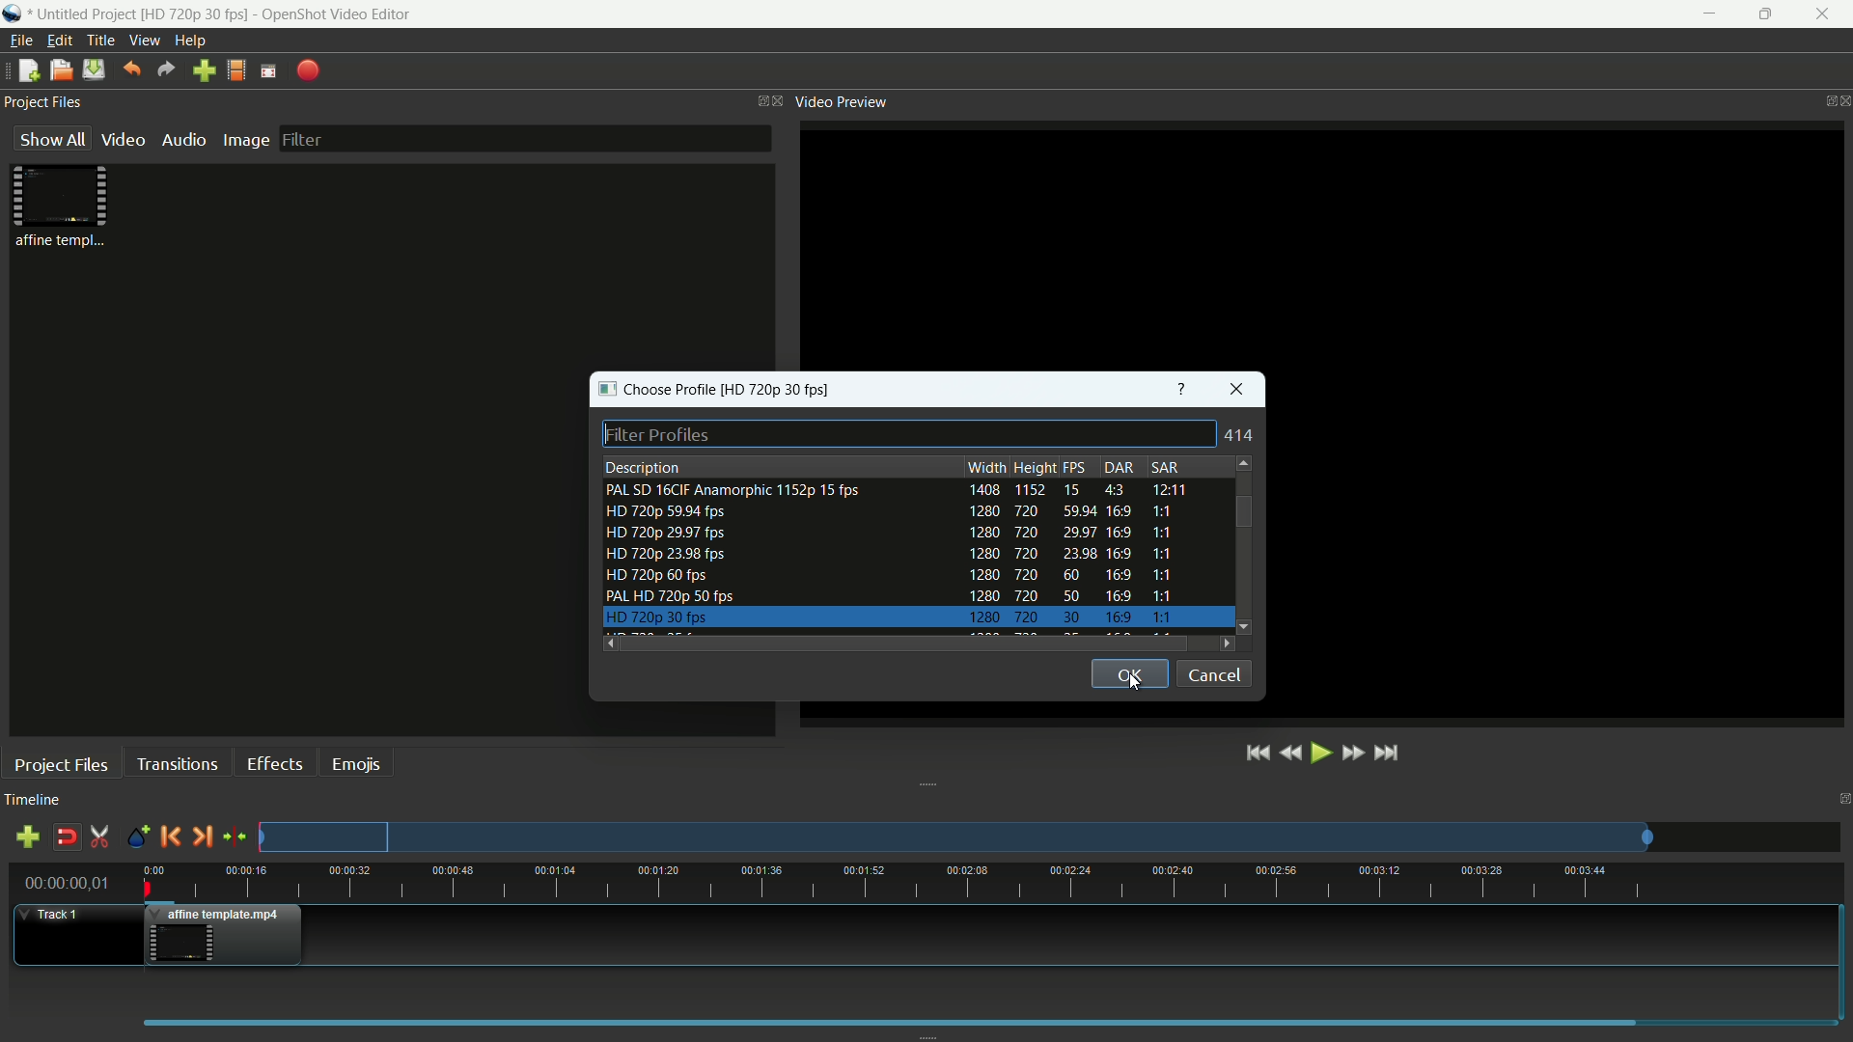 This screenshot has height=1042, width=1853. I want to click on redo, so click(167, 69).